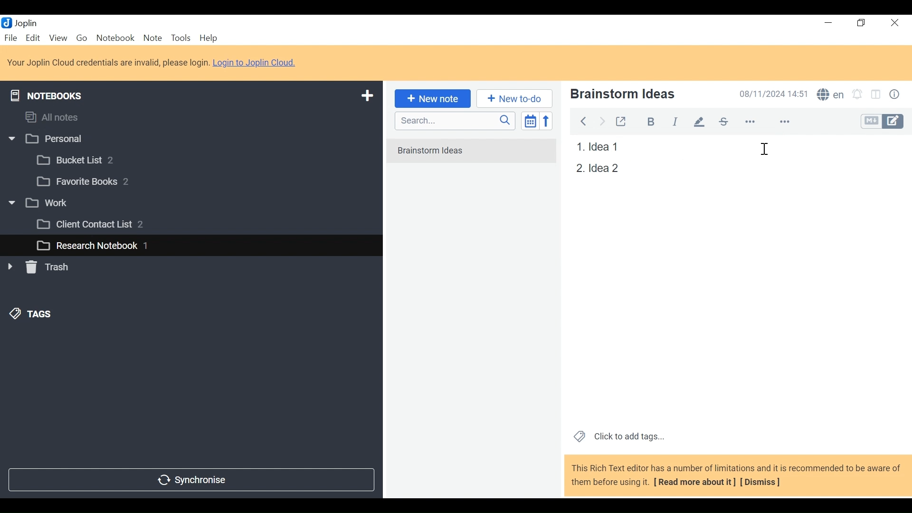  I want to click on Toggle Editor, so click(883, 122).